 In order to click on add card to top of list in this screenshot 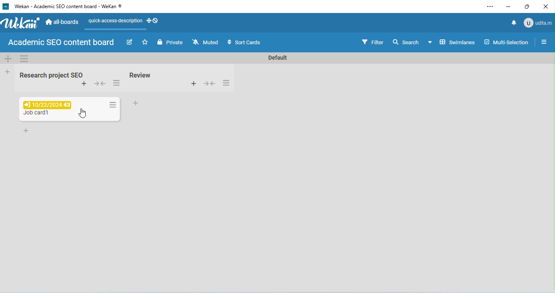, I will do `click(84, 84)`.